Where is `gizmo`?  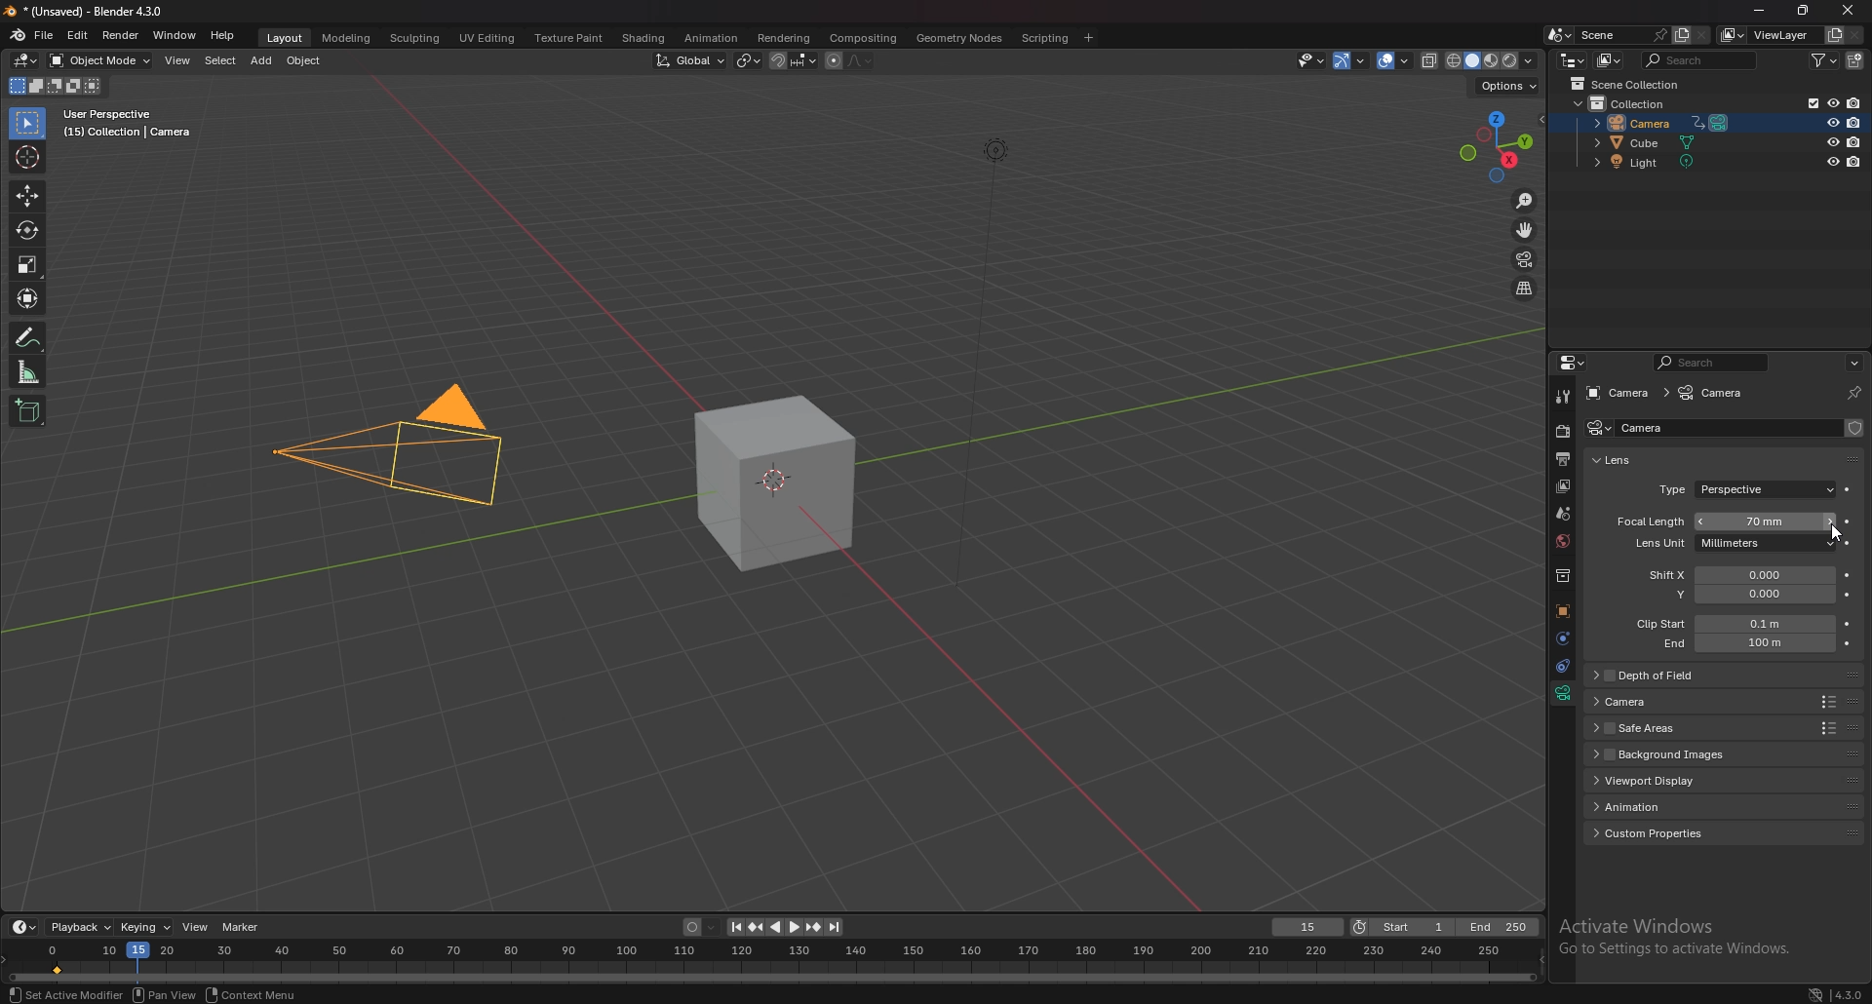 gizmo is located at coordinates (1350, 60).